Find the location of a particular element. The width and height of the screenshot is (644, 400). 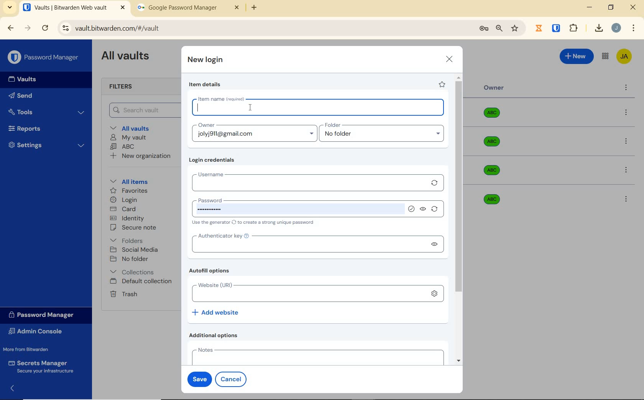

Authenticator key is located at coordinates (307, 244).